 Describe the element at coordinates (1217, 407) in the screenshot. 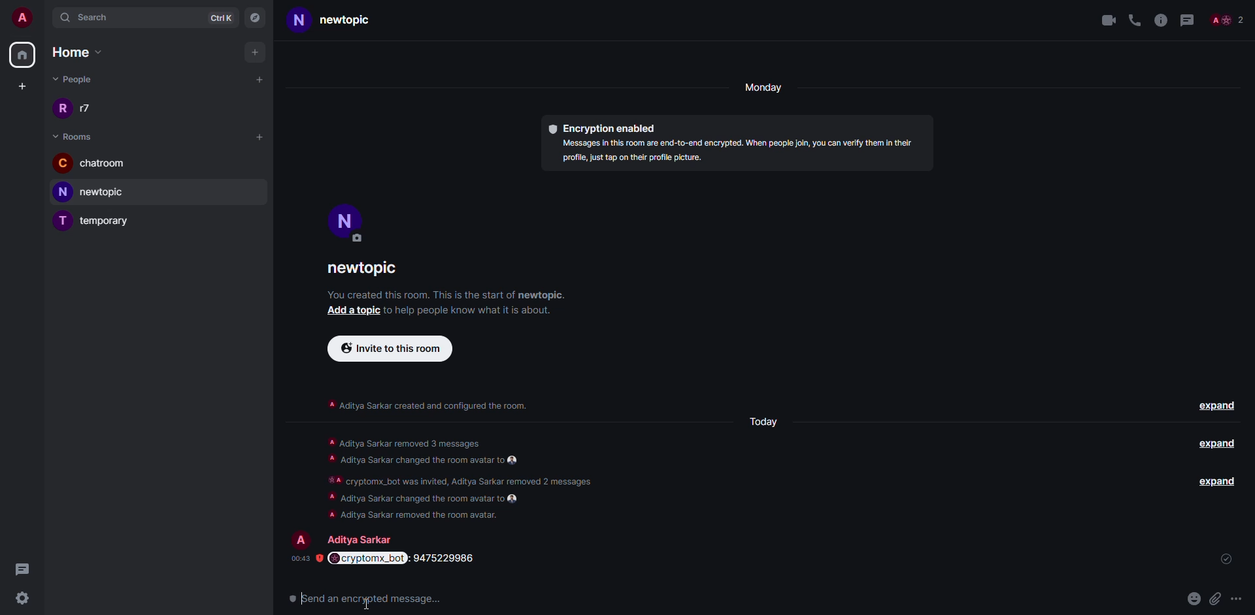

I see `expand` at that location.